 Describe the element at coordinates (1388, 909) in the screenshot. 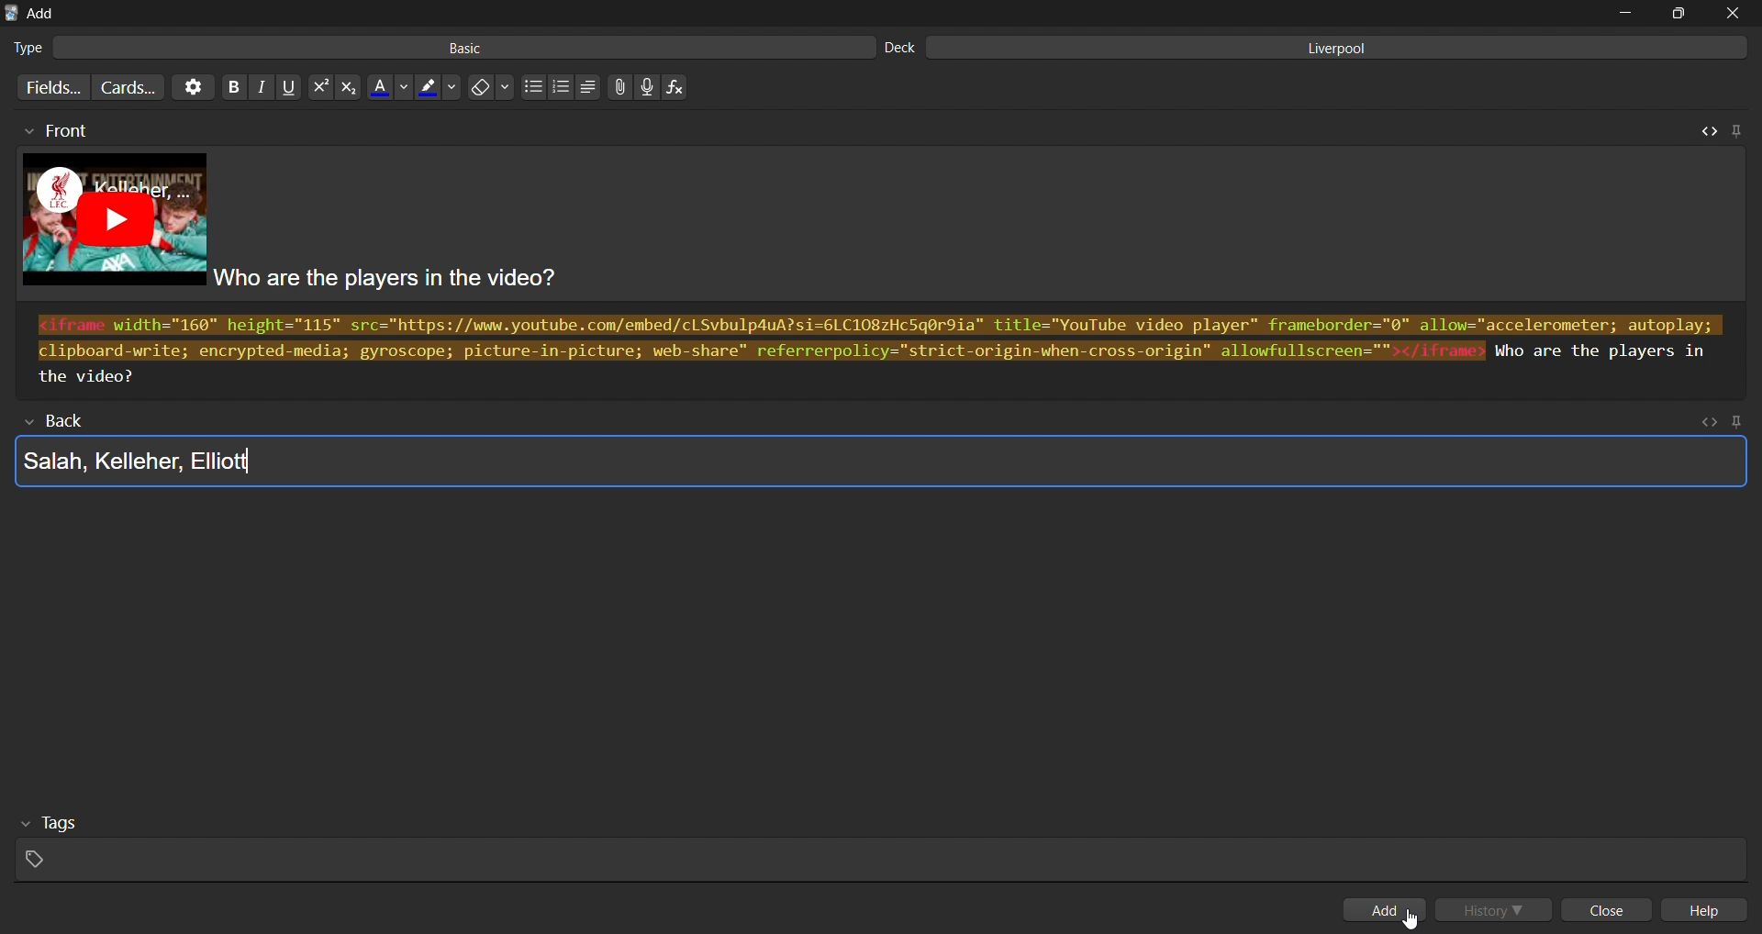

I see `add` at that location.